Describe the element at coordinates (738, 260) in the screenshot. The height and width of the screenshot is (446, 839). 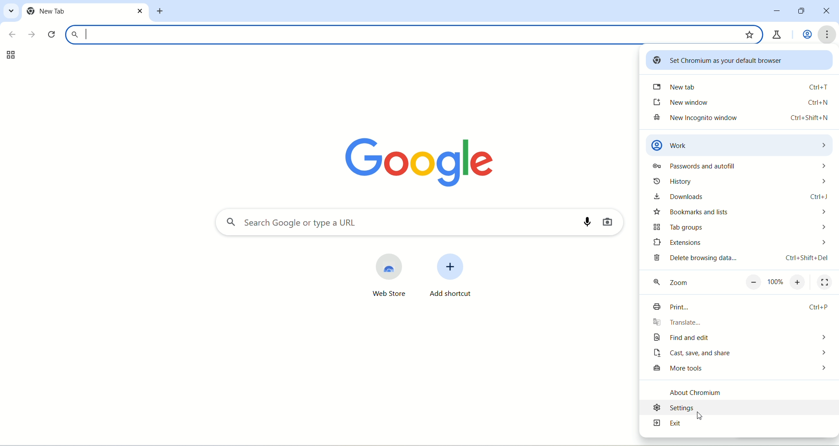
I see `delete browsing data ctrl+shift+del` at that location.